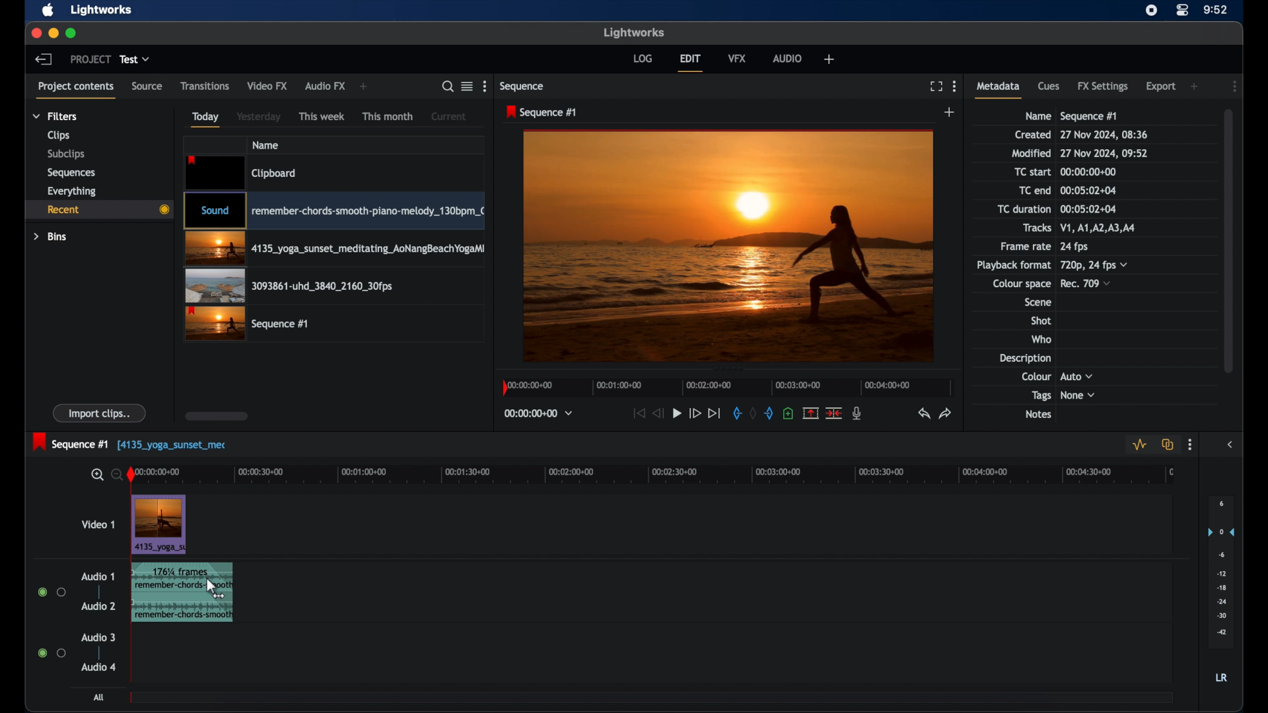 Image resolution: width=1268 pixels, height=713 pixels. I want to click on fast forward, so click(695, 413).